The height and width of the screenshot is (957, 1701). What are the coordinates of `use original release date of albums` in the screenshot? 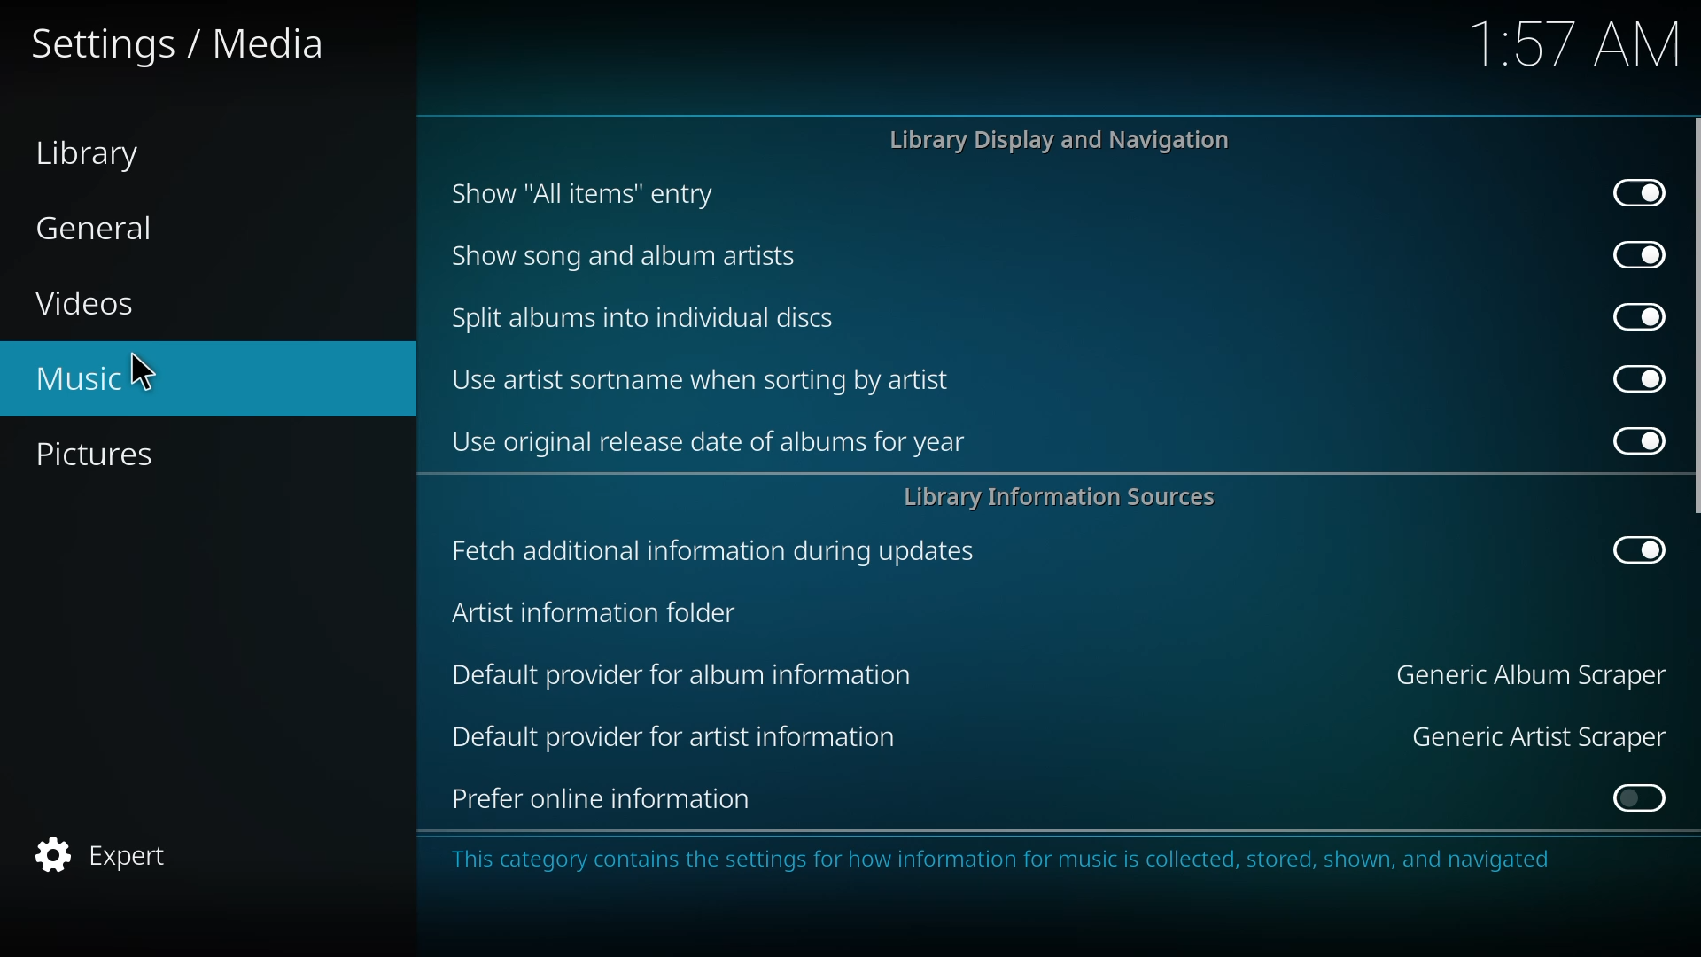 It's located at (709, 445).